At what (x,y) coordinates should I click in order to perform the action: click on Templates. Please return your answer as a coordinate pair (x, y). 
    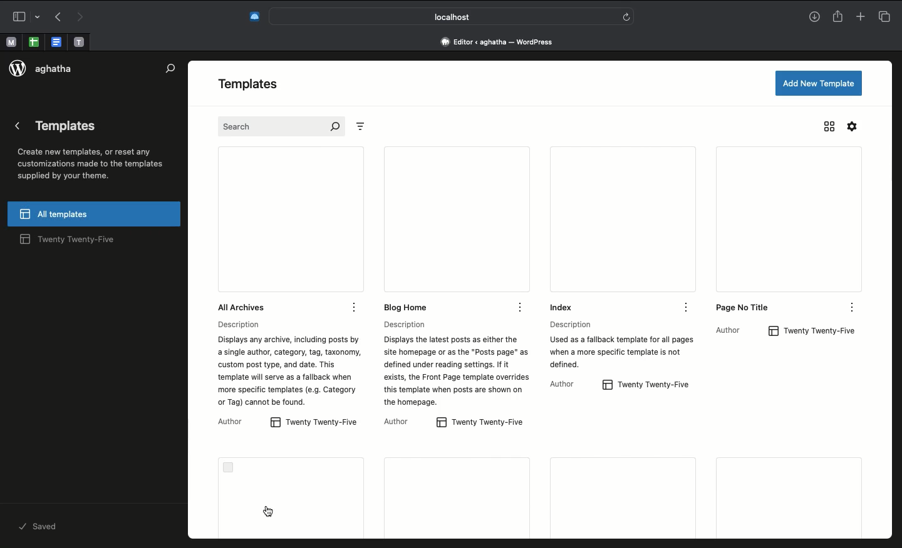
    Looking at the image, I should click on (247, 85).